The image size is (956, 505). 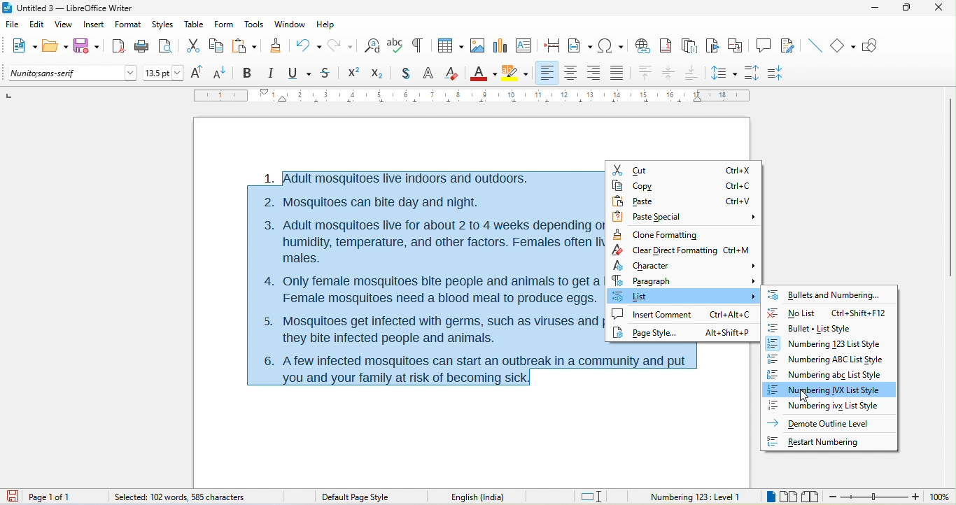 I want to click on bookmark, so click(x=713, y=46).